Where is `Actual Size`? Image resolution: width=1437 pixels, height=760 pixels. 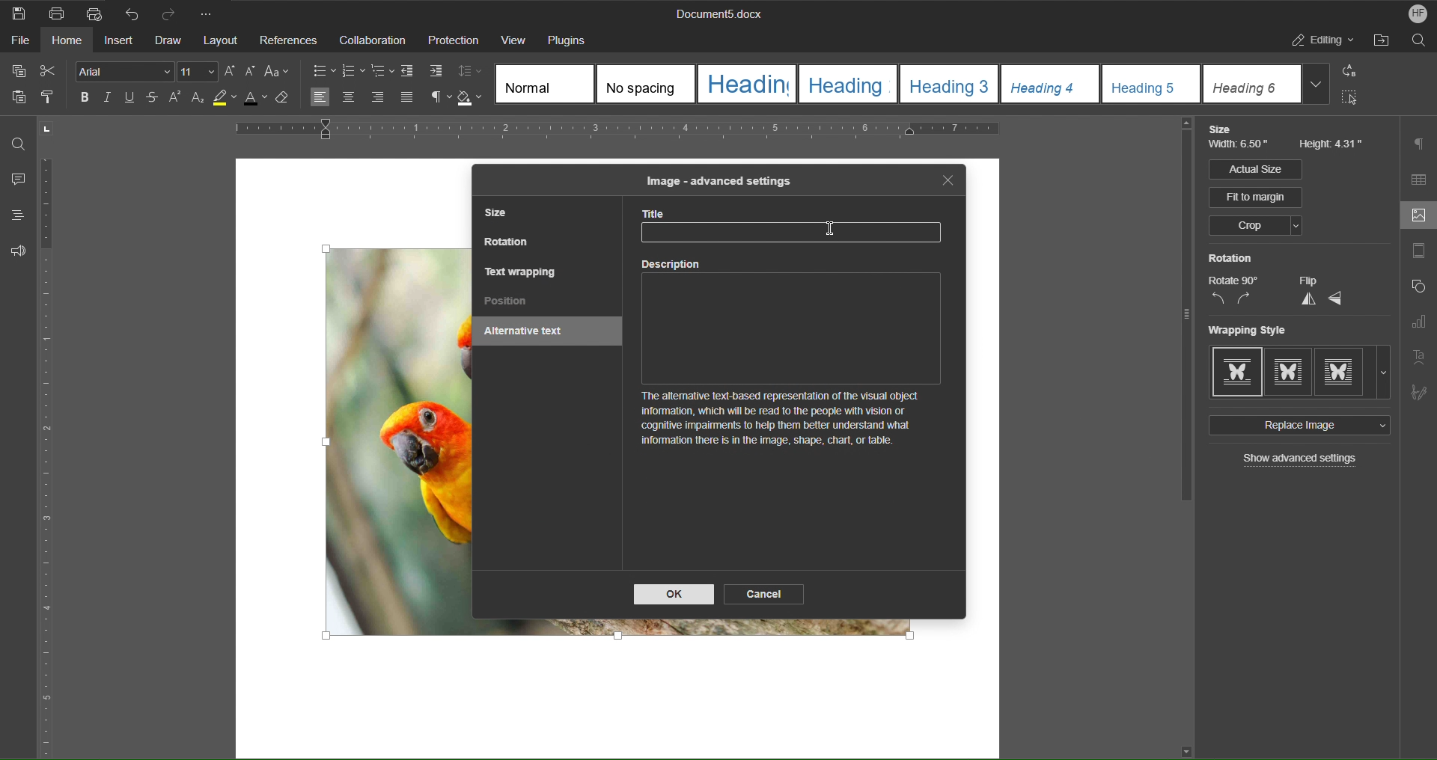 Actual Size is located at coordinates (1254, 169).